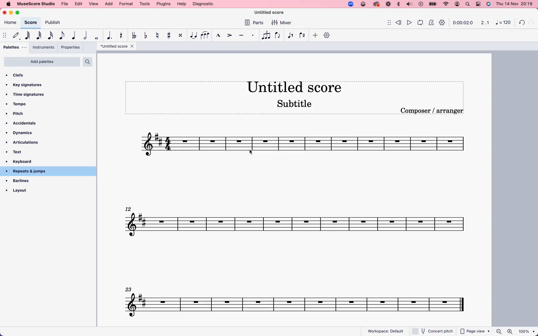  Describe the element at coordinates (243, 35) in the screenshot. I see `tenuto` at that location.